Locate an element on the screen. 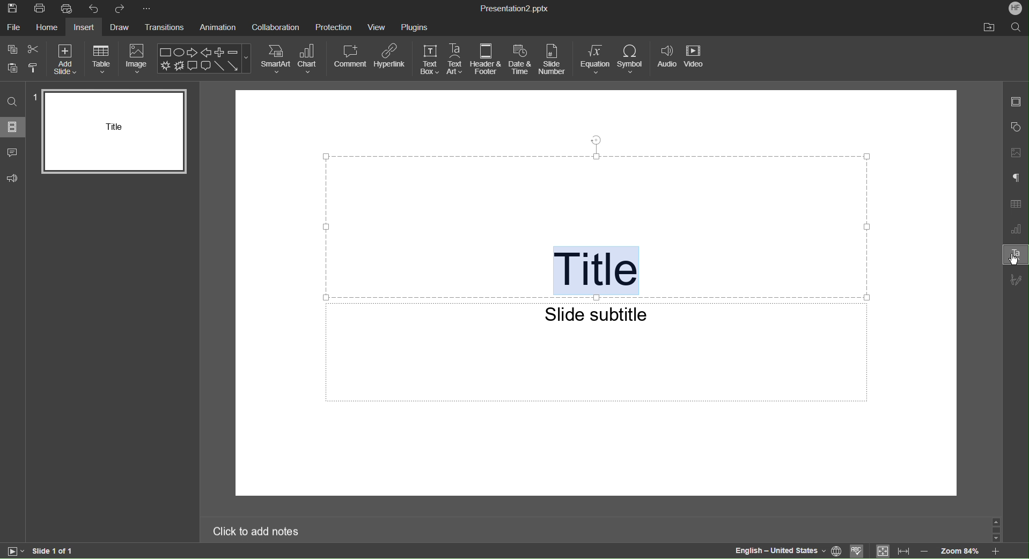 This screenshot has width=1029, height=559. Slide 1 of 1  is located at coordinates (54, 551).